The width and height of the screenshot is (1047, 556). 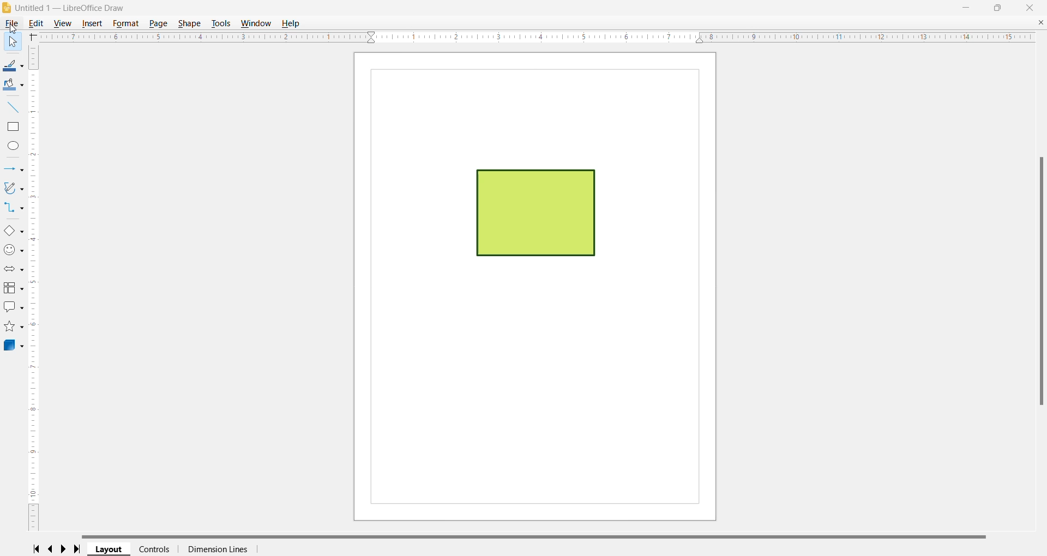 I want to click on Fill Color, so click(x=12, y=86).